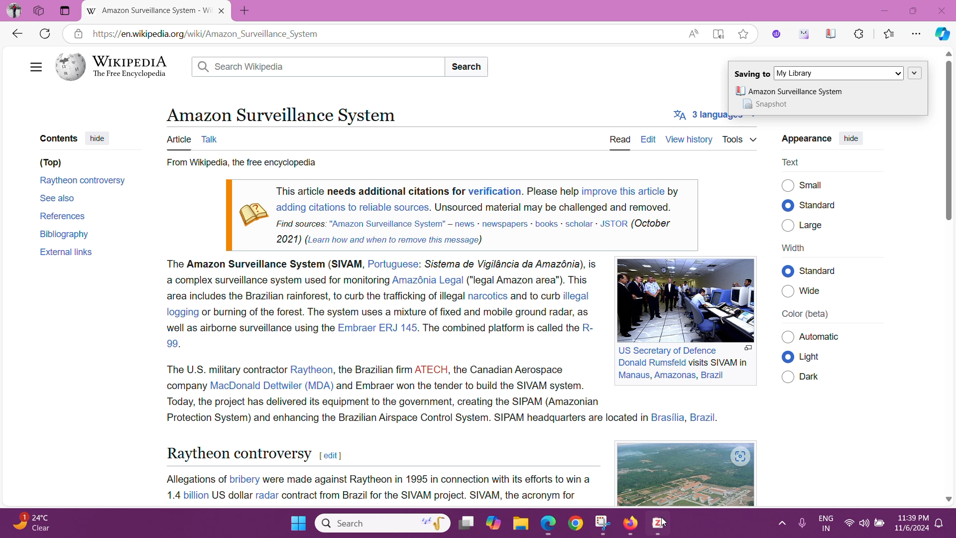  Describe the element at coordinates (917, 34) in the screenshot. I see `Settings and more` at that location.